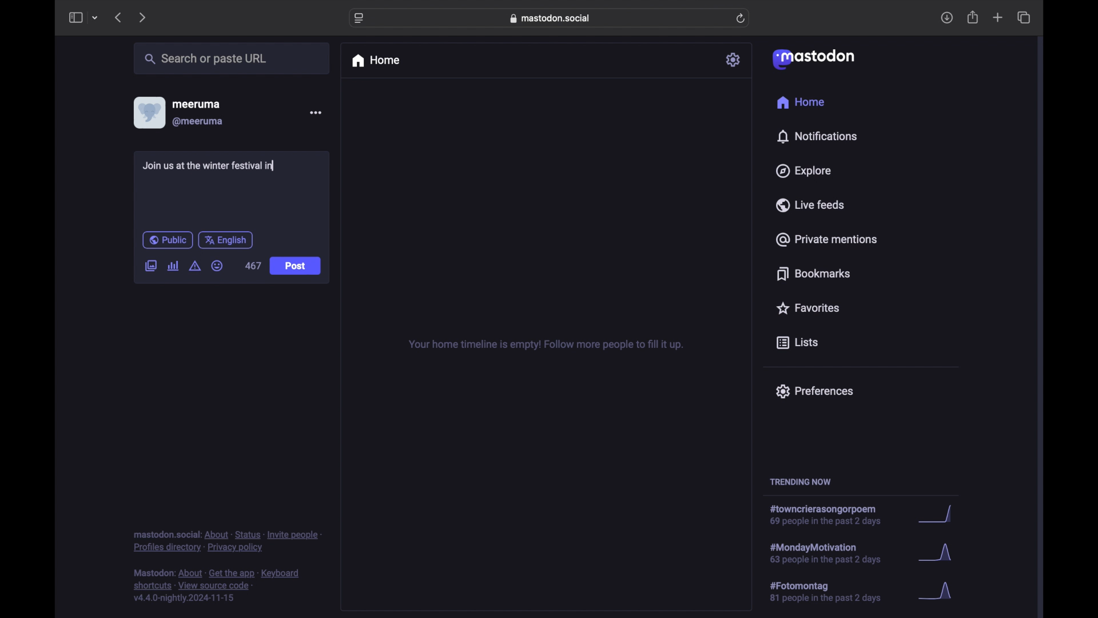 The height and width of the screenshot is (618, 1098). I want to click on home, so click(800, 102).